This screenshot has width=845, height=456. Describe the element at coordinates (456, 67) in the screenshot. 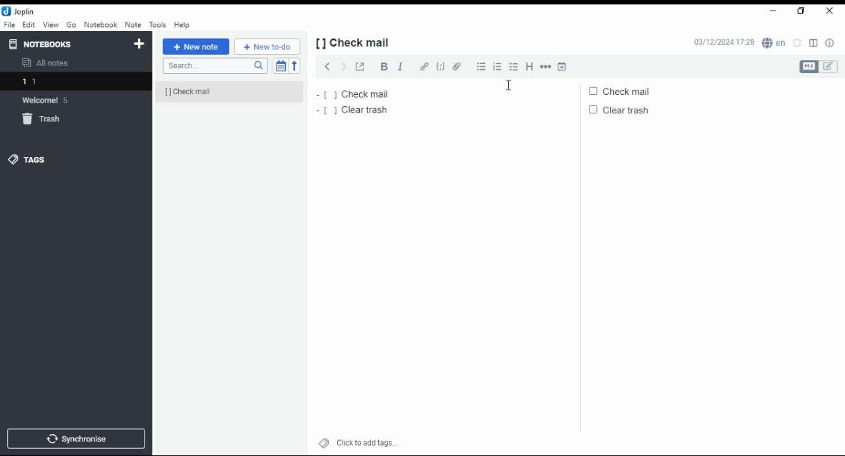

I see `attach file` at that location.